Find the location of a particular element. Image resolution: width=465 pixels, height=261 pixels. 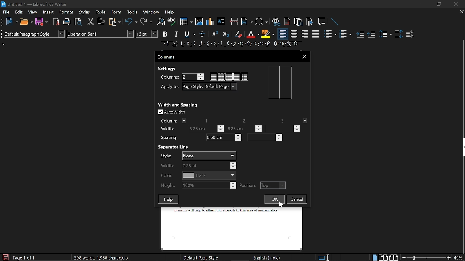

Default Page style is located at coordinates (201, 257).